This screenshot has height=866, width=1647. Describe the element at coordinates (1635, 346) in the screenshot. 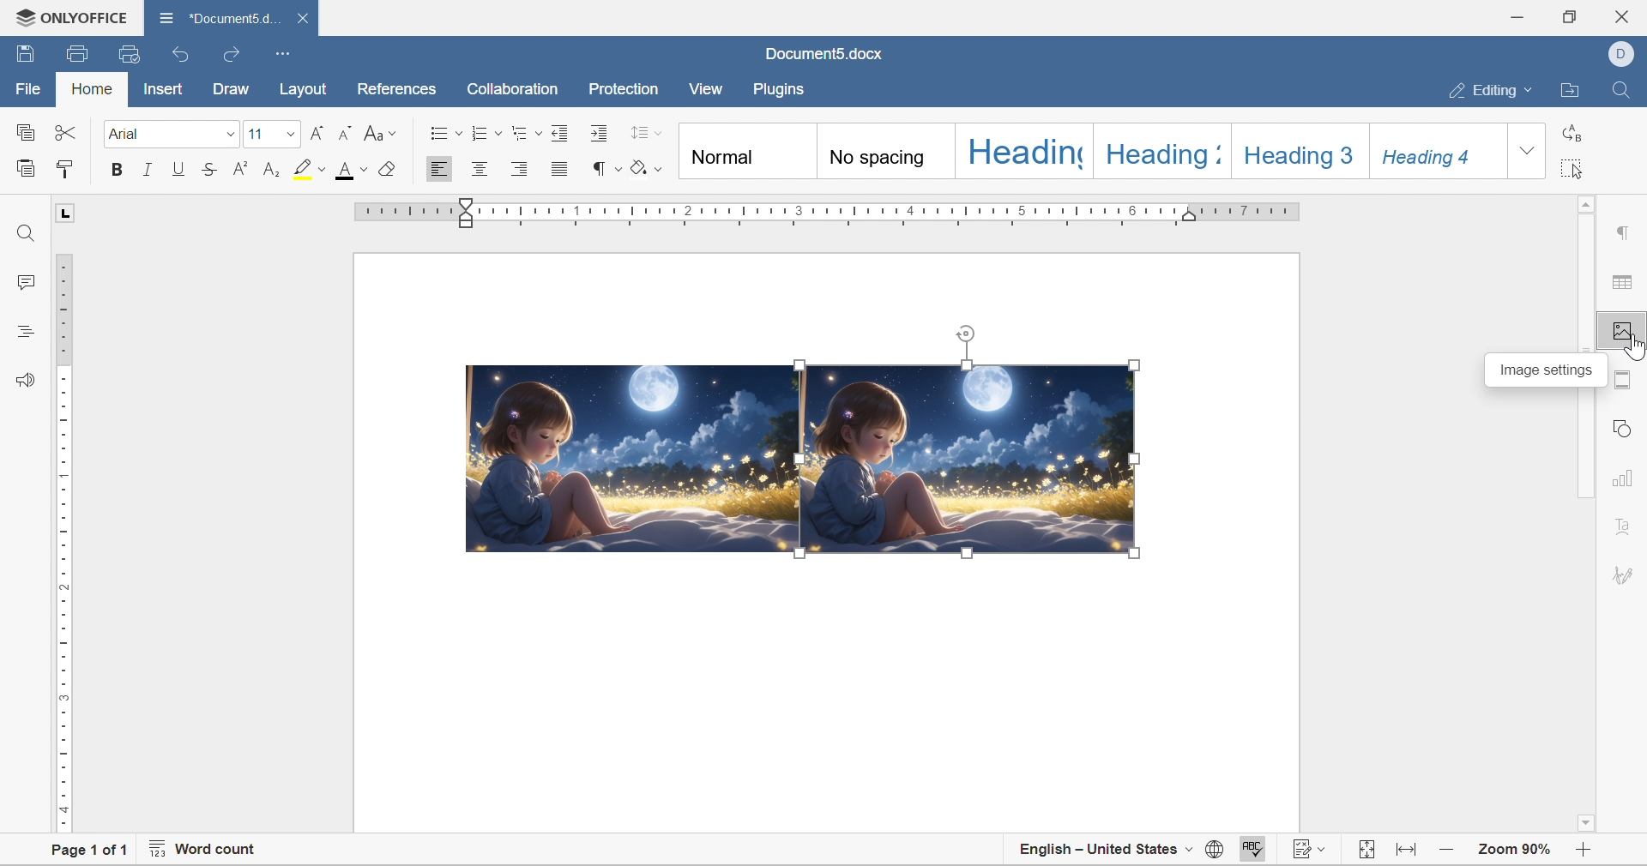

I see `image settings` at that location.